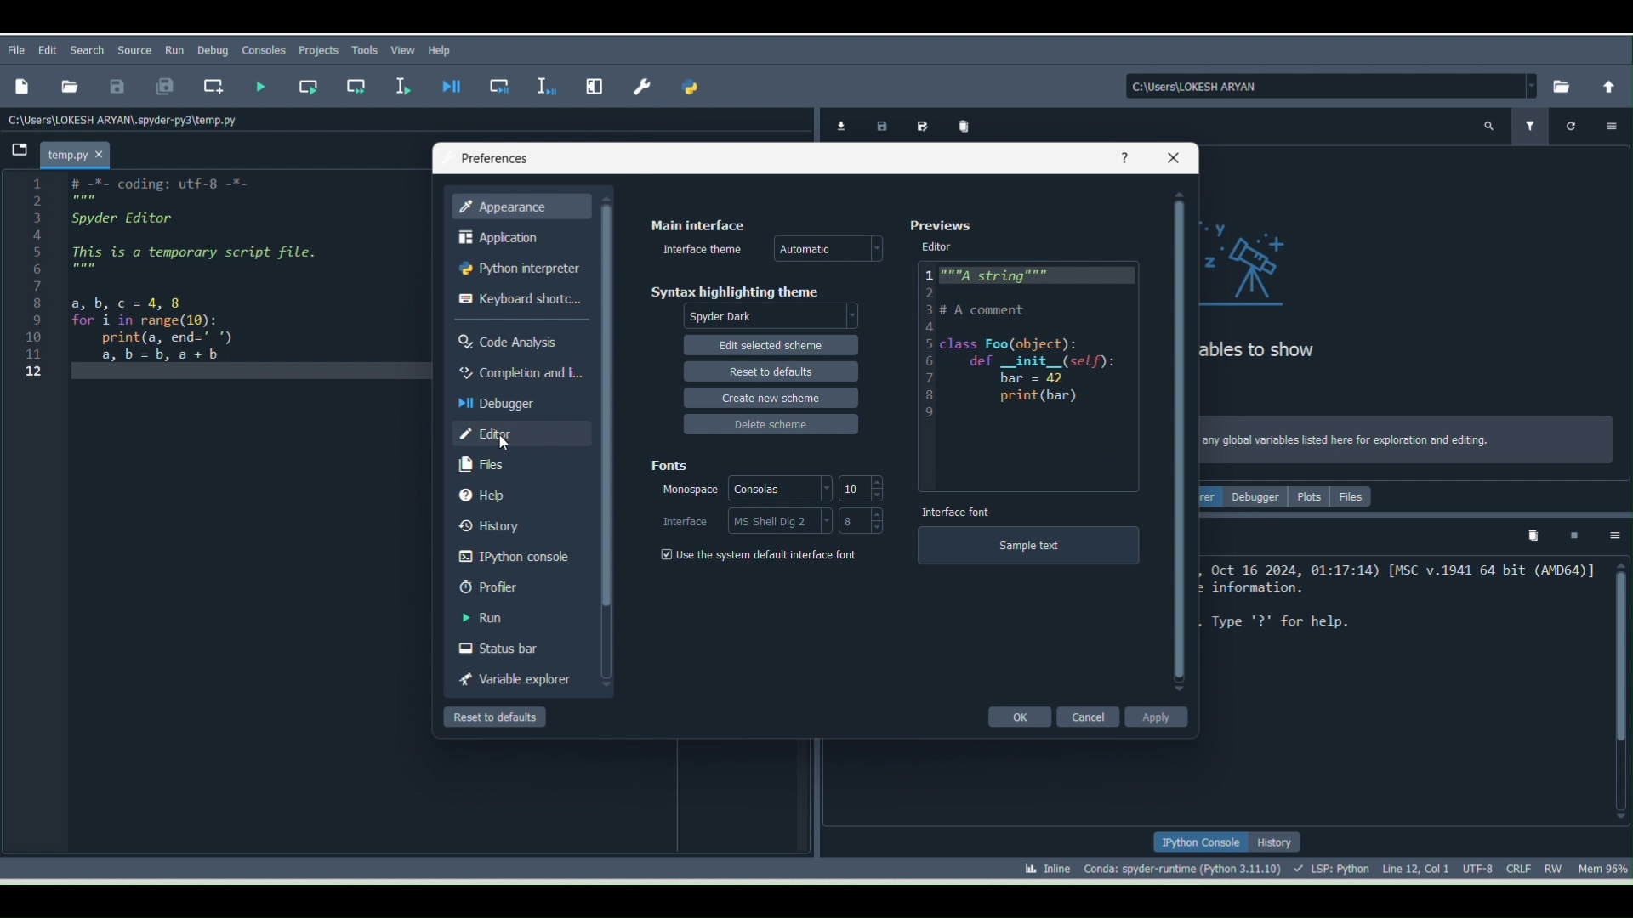 The image size is (1633, 918). I want to click on IPython console, so click(1199, 842).